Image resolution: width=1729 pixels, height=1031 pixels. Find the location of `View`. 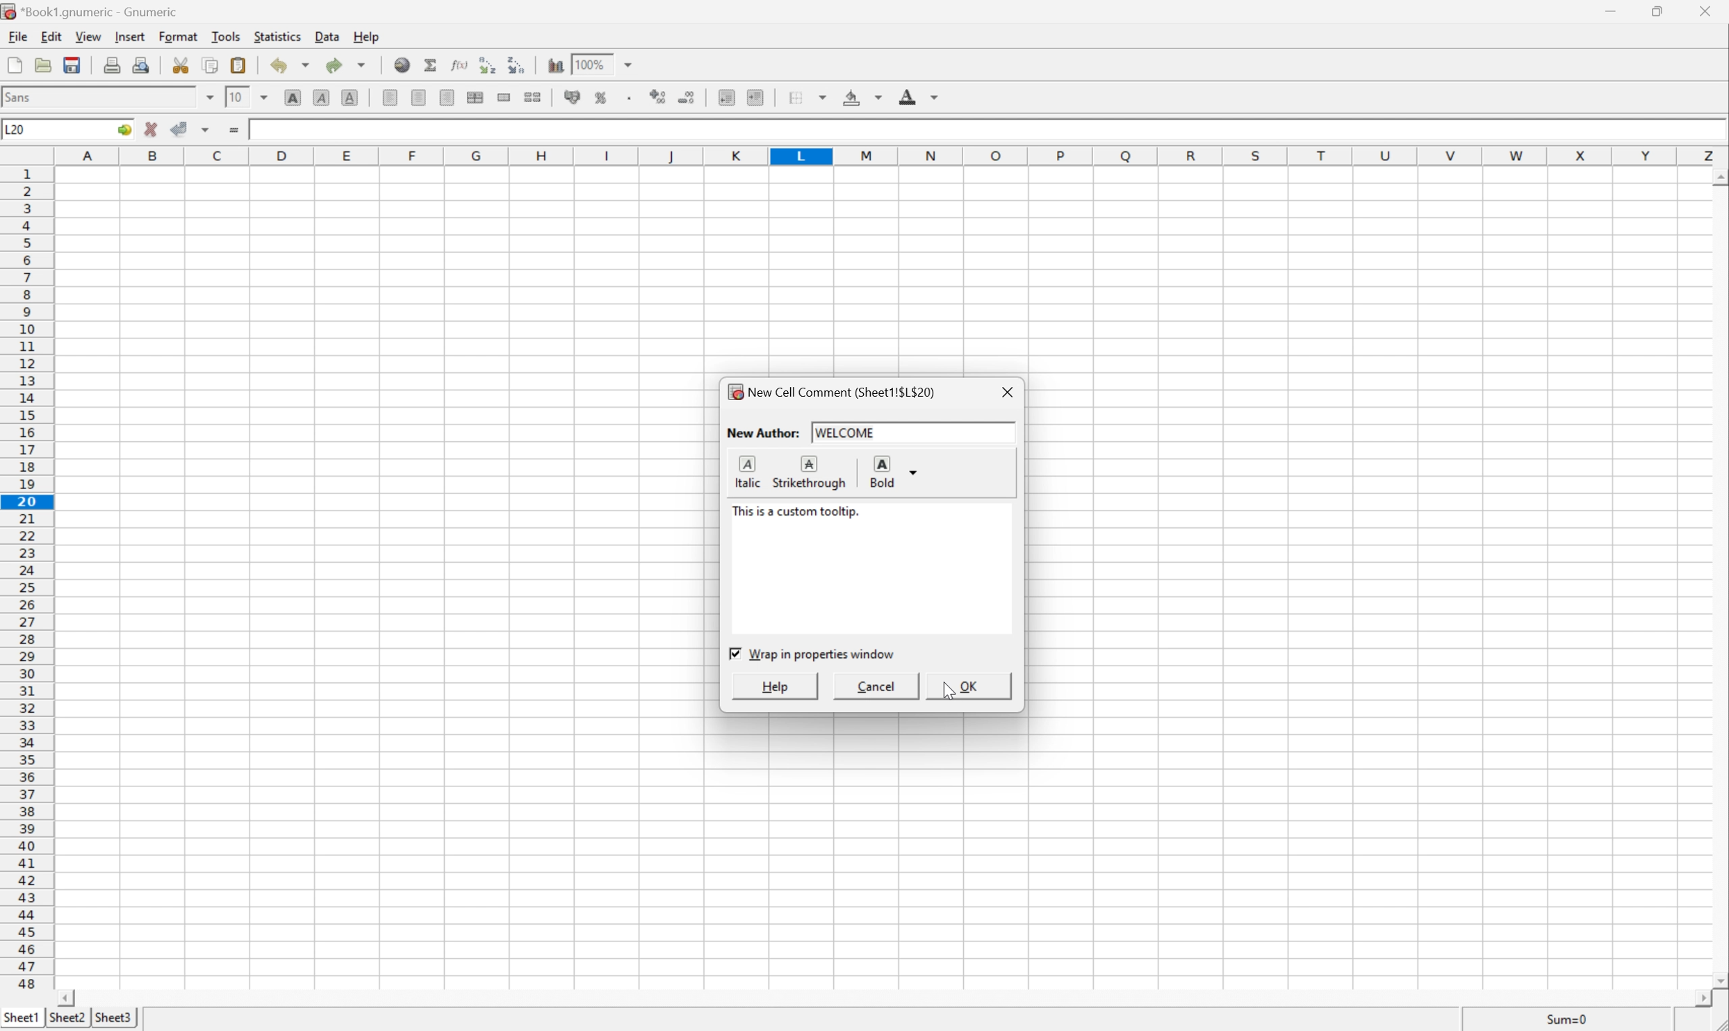

View is located at coordinates (90, 35).